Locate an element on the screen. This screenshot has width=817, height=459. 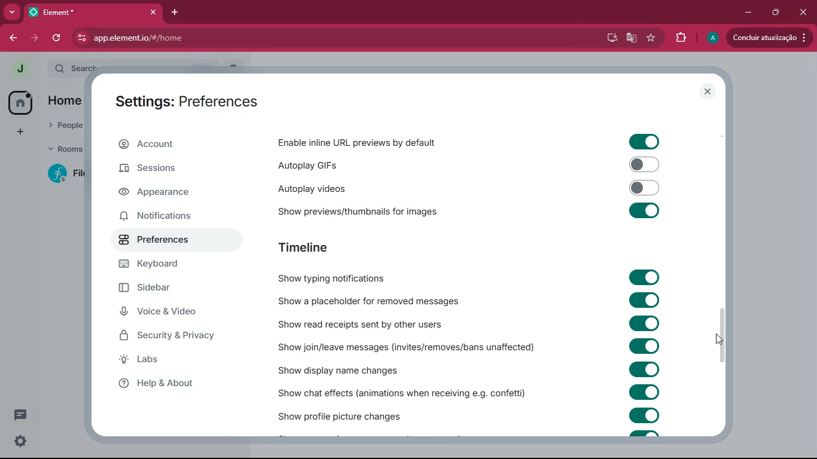
search is located at coordinates (72, 68).